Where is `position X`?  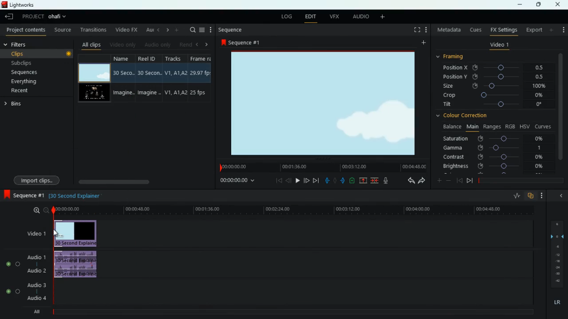 position X is located at coordinates (492, 68).